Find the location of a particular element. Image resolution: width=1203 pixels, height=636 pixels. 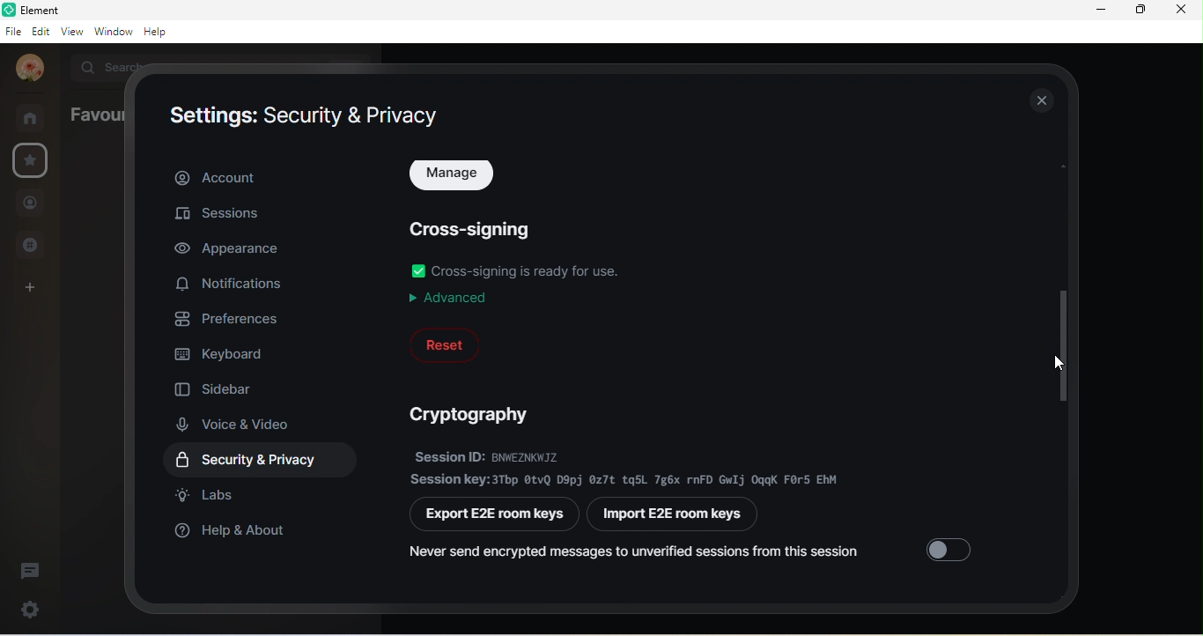

window is located at coordinates (114, 33).